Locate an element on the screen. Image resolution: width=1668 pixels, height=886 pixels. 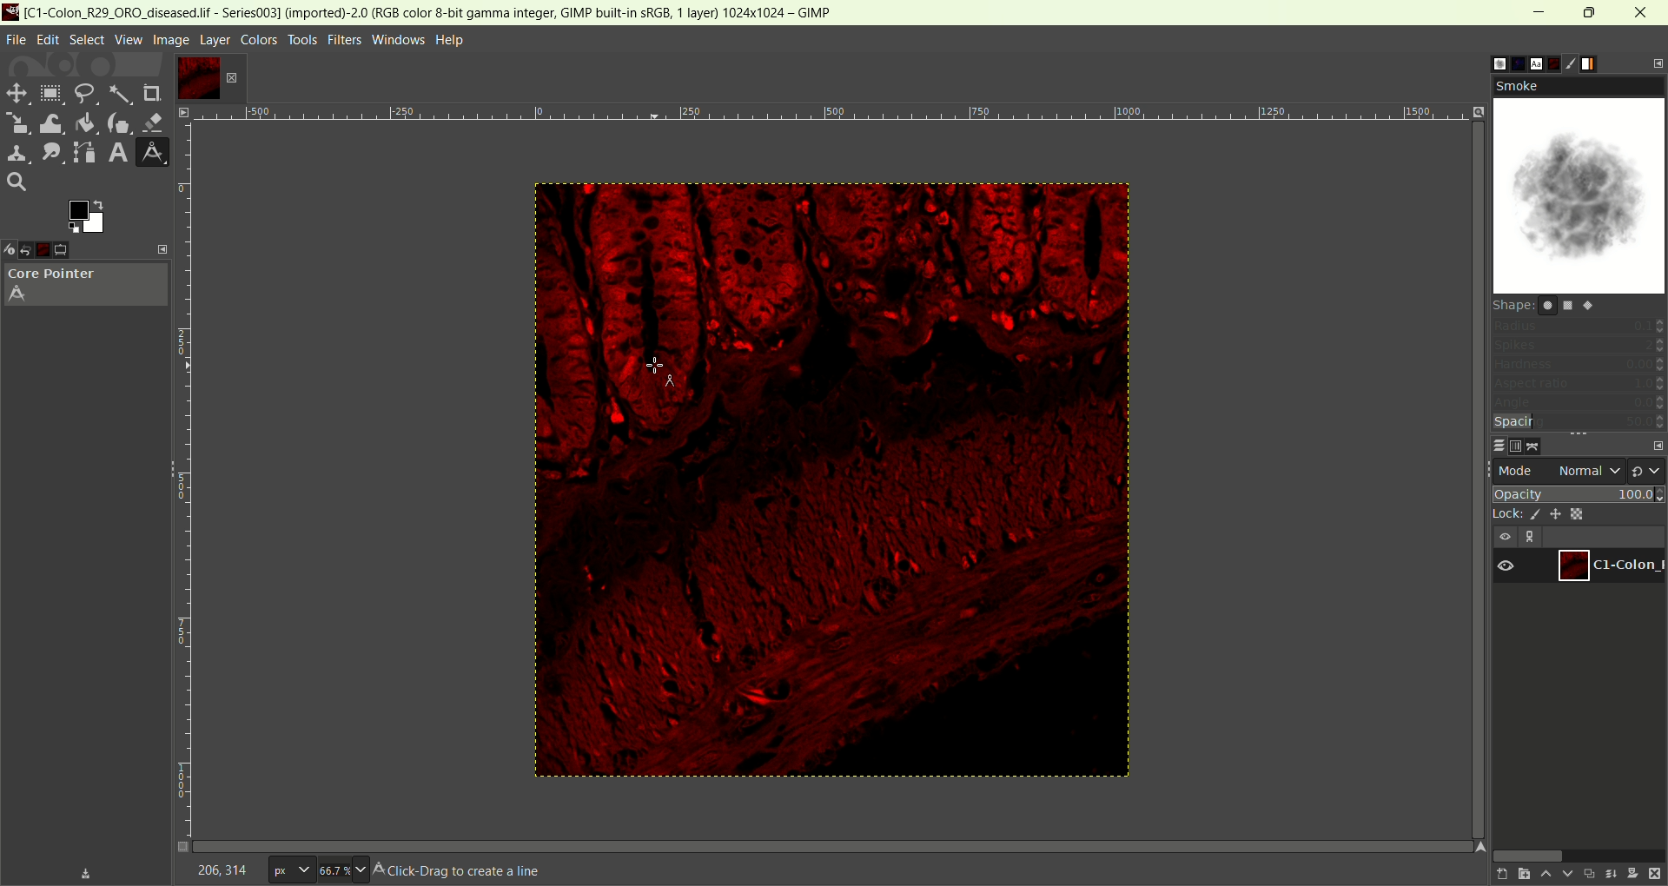
document history is located at coordinates (1554, 62).